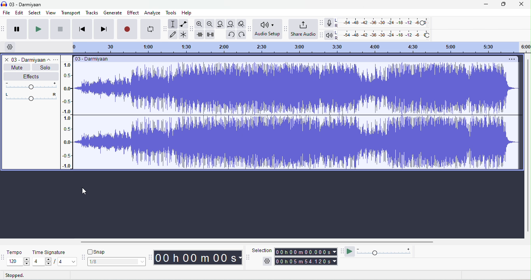 Image resolution: width=531 pixels, height=280 pixels. What do you see at coordinates (23, 4) in the screenshot?
I see `title` at bounding box center [23, 4].